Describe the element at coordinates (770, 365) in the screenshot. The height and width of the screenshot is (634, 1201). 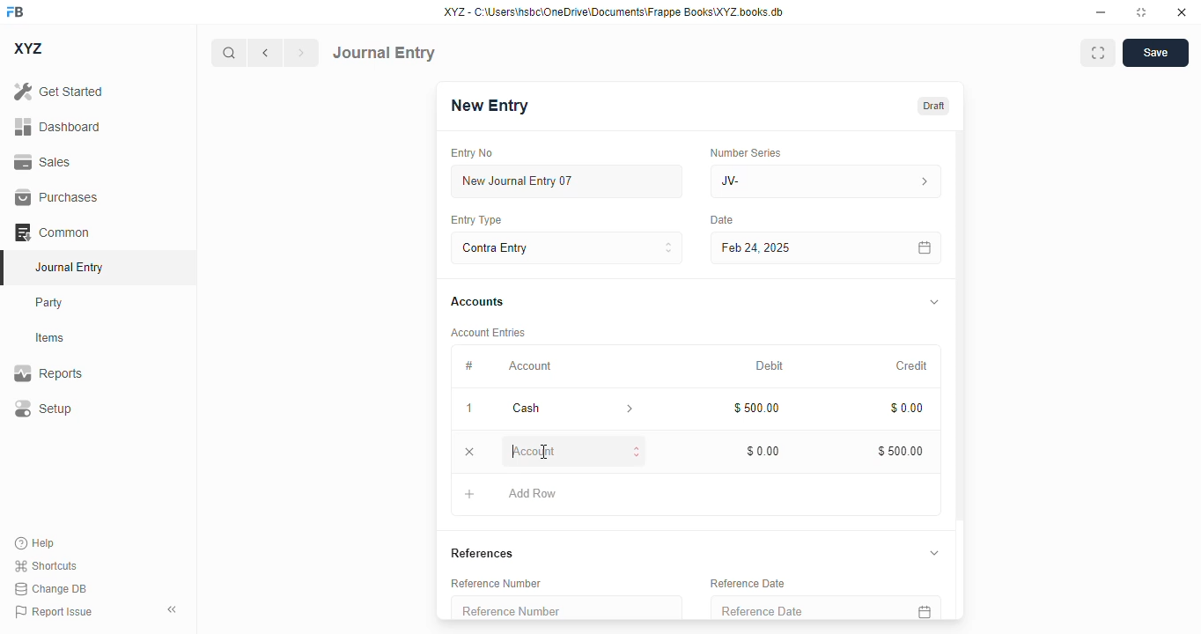
I see `debit` at that location.